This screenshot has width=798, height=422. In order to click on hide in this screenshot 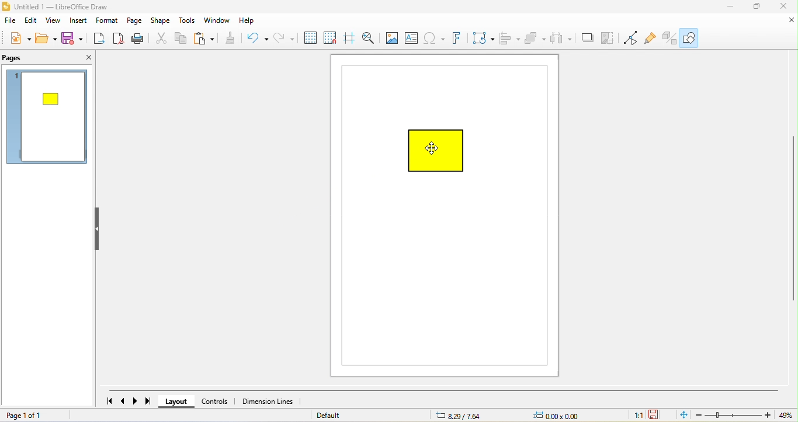, I will do `click(98, 230)`.